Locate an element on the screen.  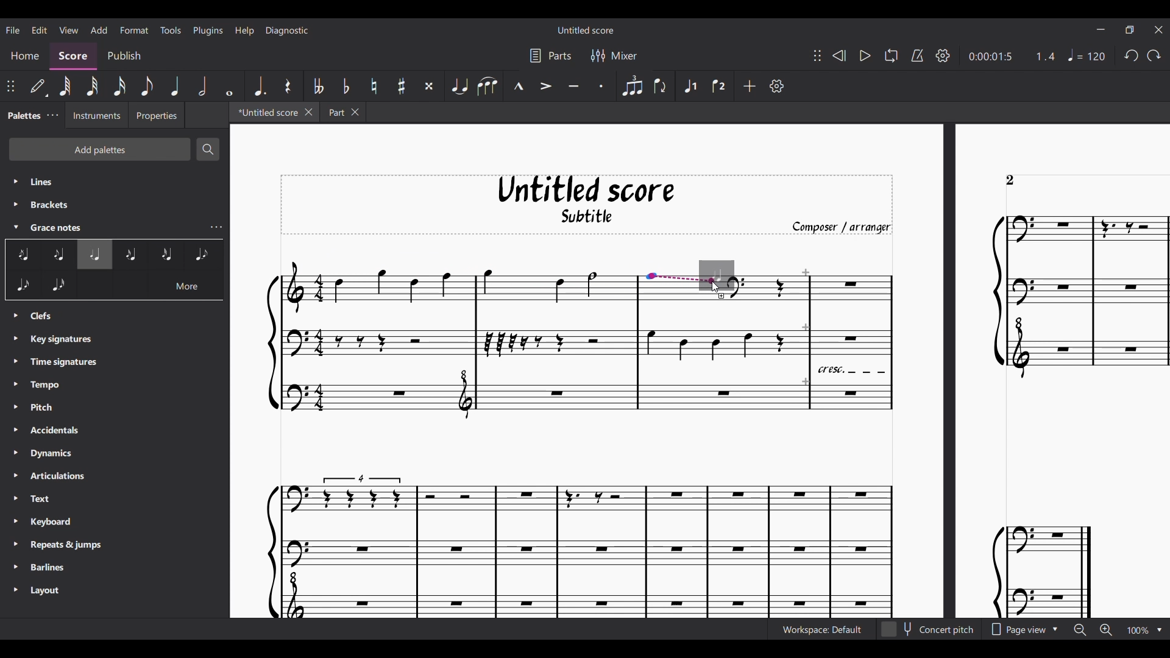
Looping playback is located at coordinates (891, 55).